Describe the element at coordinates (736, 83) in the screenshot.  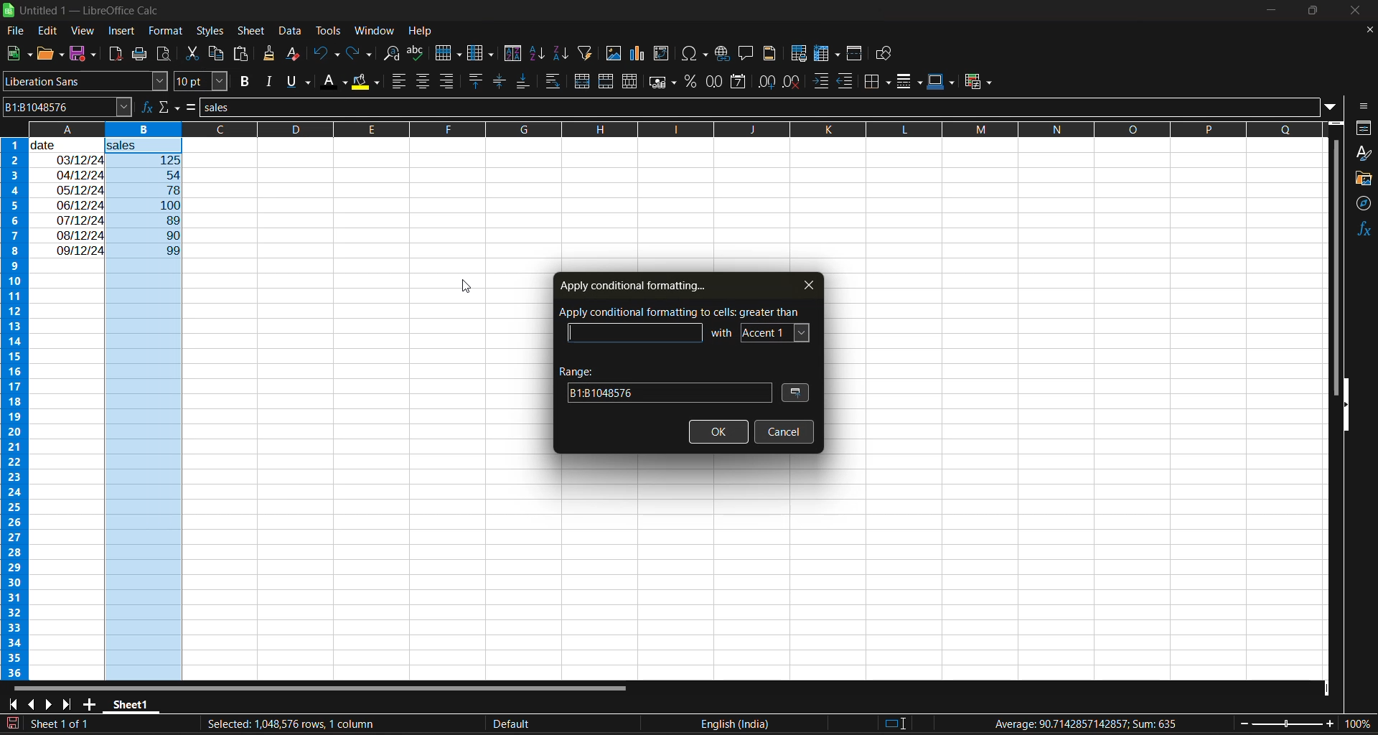
I see `format as date` at that location.